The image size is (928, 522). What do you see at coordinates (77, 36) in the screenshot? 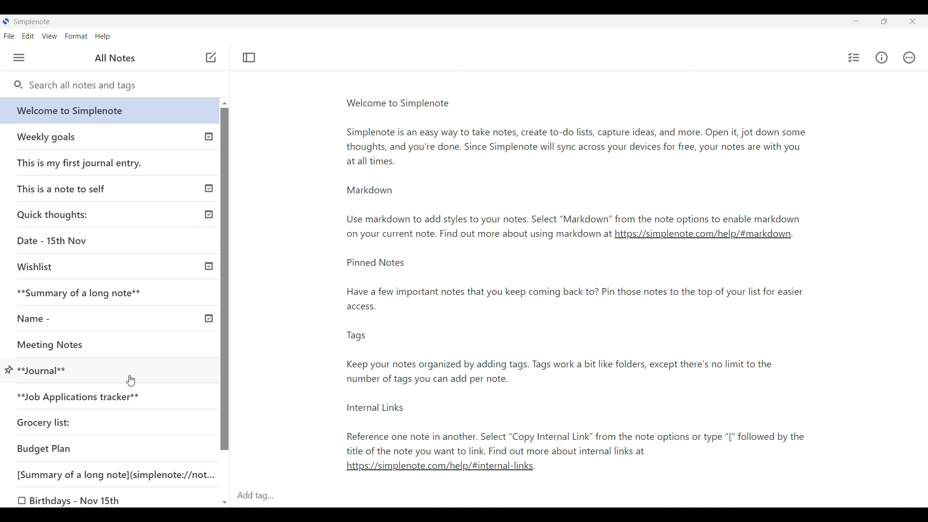
I see `Format menu` at bounding box center [77, 36].